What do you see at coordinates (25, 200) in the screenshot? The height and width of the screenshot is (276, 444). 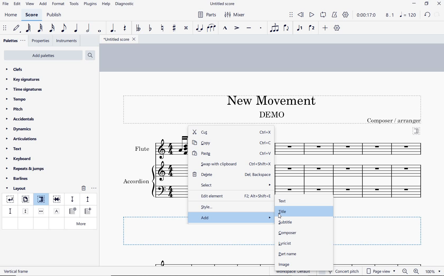 I see `page break` at bounding box center [25, 200].